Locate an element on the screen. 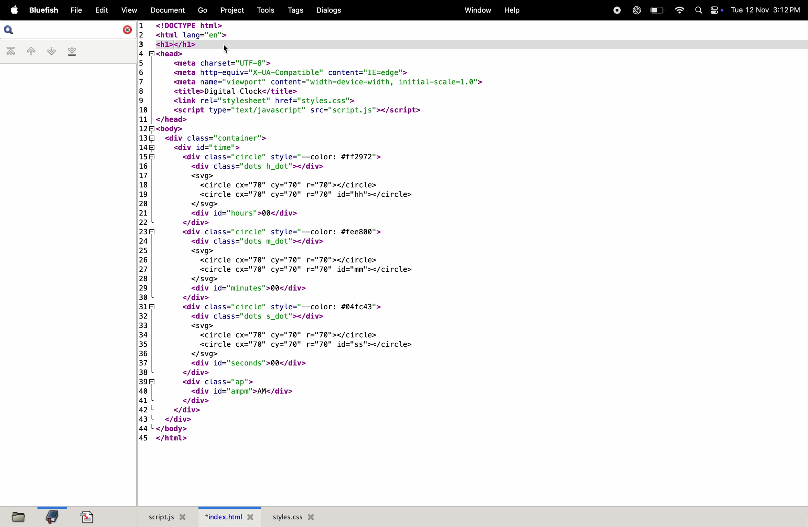 The height and width of the screenshot is (527, 808). script.js is located at coordinates (163, 517).